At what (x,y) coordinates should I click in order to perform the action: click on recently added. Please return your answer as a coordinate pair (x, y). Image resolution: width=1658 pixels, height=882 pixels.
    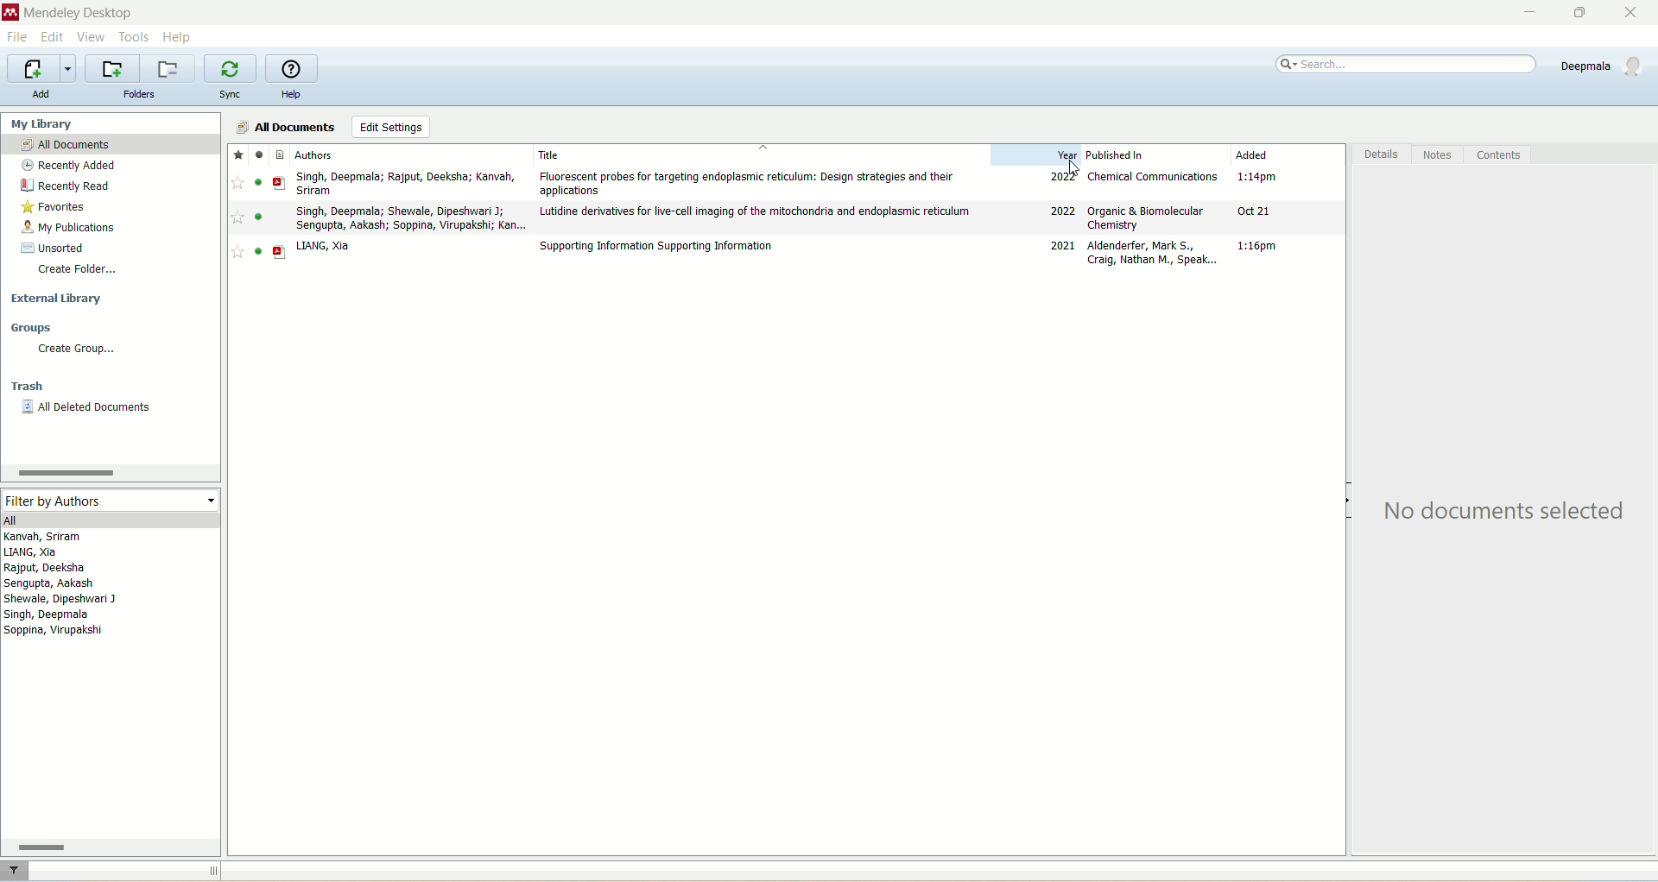
    Looking at the image, I should click on (68, 164).